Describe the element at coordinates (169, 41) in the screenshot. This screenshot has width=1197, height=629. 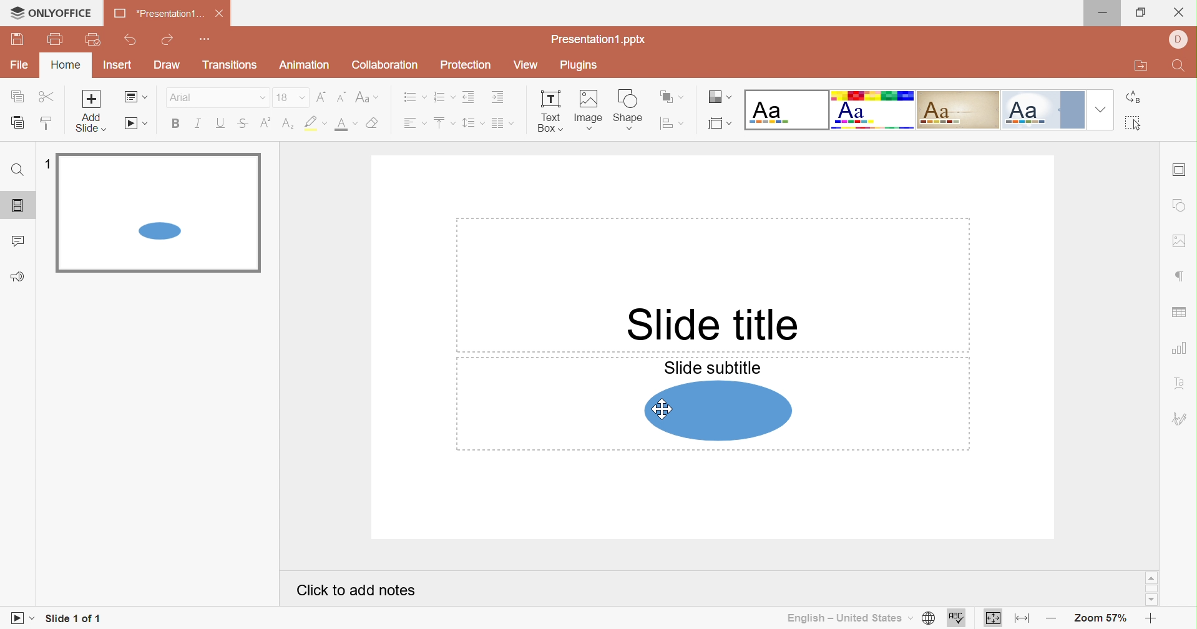
I see `Redo` at that location.